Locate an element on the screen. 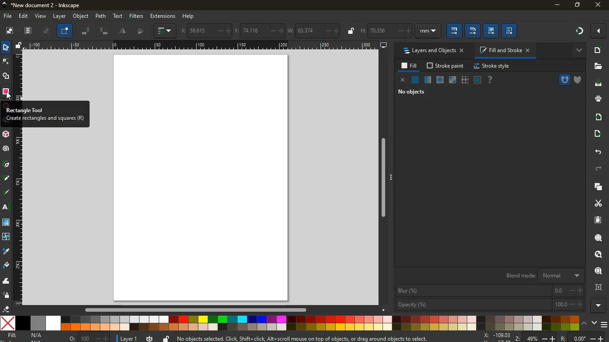  ice is located at coordinates (440, 79).